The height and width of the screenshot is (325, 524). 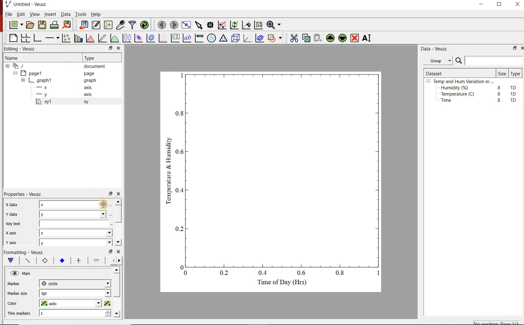 What do you see at coordinates (376, 274) in the screenshot?
I see `1` at bounding box center [376, 274].